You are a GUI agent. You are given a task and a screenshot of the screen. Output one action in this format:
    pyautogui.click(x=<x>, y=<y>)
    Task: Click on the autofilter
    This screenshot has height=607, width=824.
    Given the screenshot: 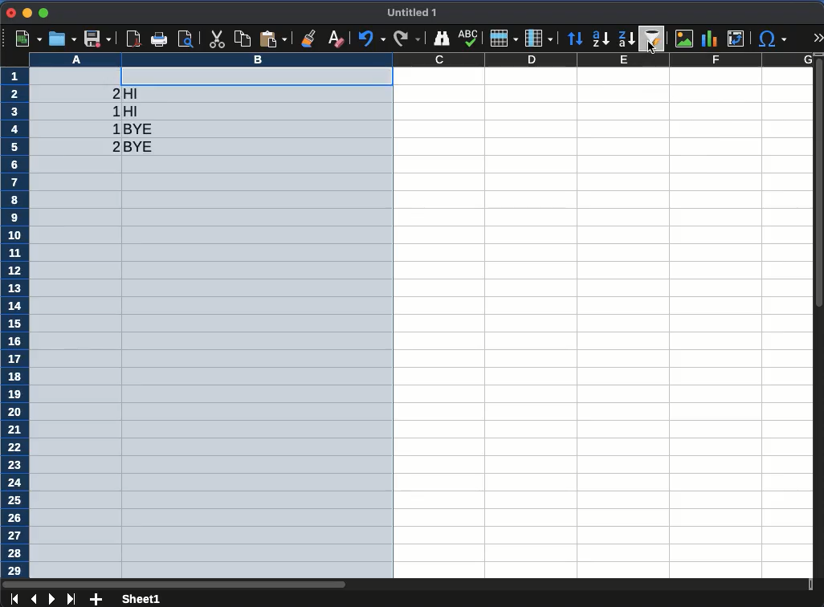 What is the action you would take?
    pyautogui.click(x=651, y=39)
    